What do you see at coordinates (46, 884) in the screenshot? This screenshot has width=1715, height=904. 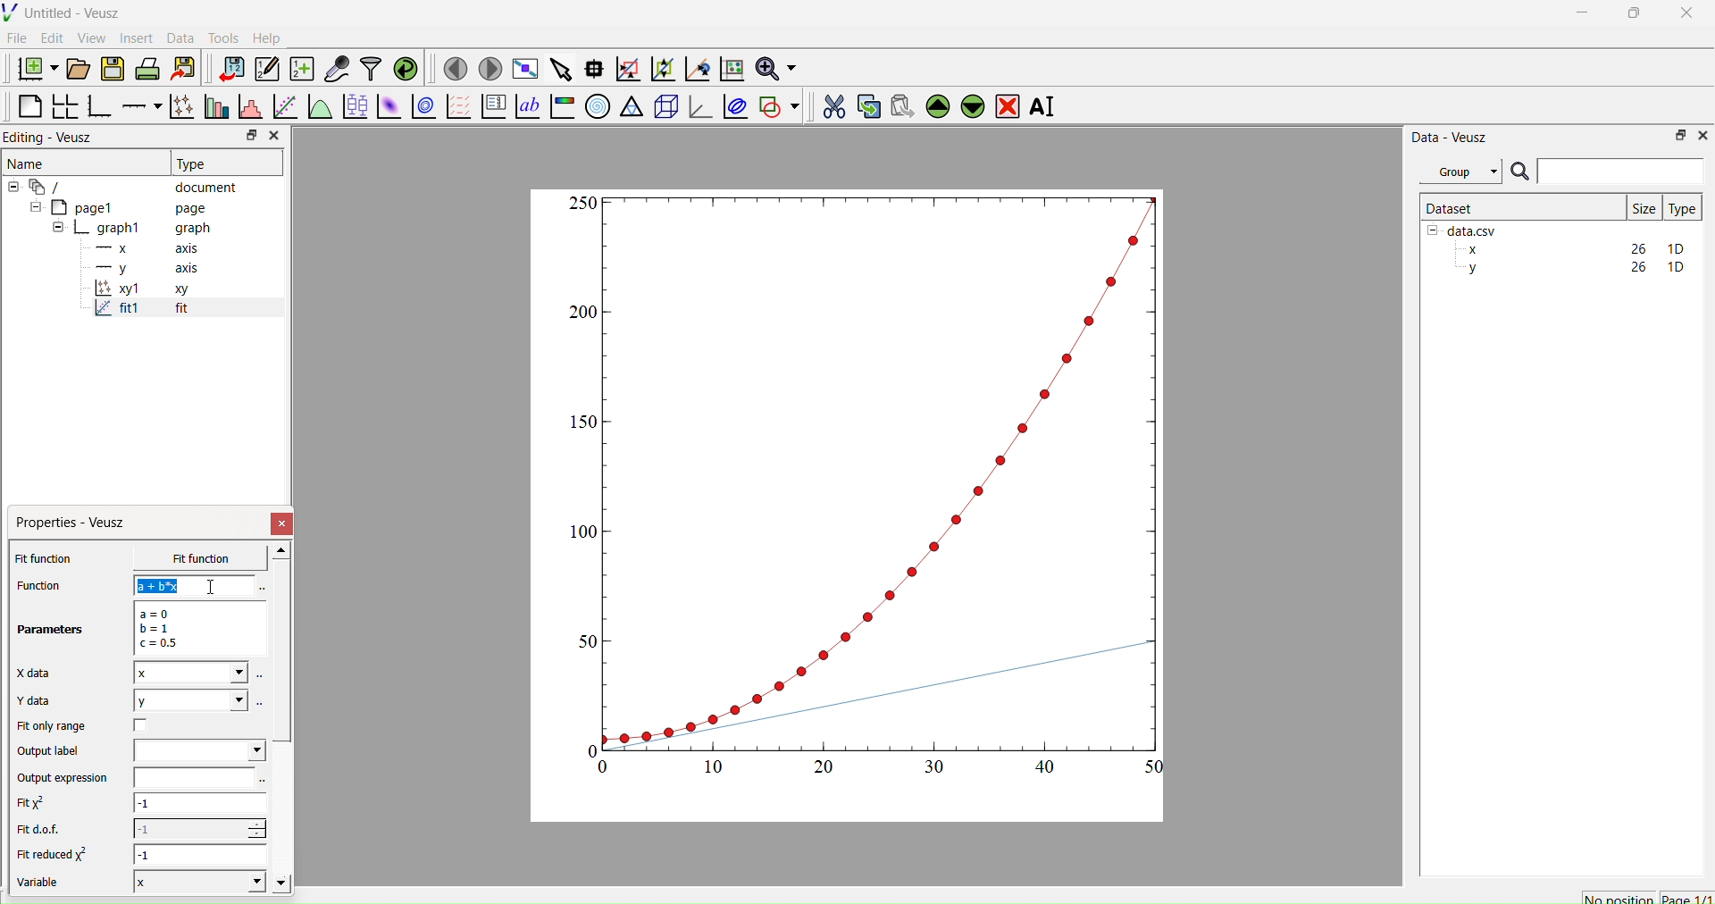 I see `Variable` at bounding box center [46, 884].